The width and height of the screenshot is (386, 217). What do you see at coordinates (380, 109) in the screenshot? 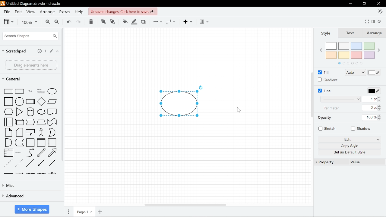
I see `Decrease perimeter` at bounding box center [380, 109].